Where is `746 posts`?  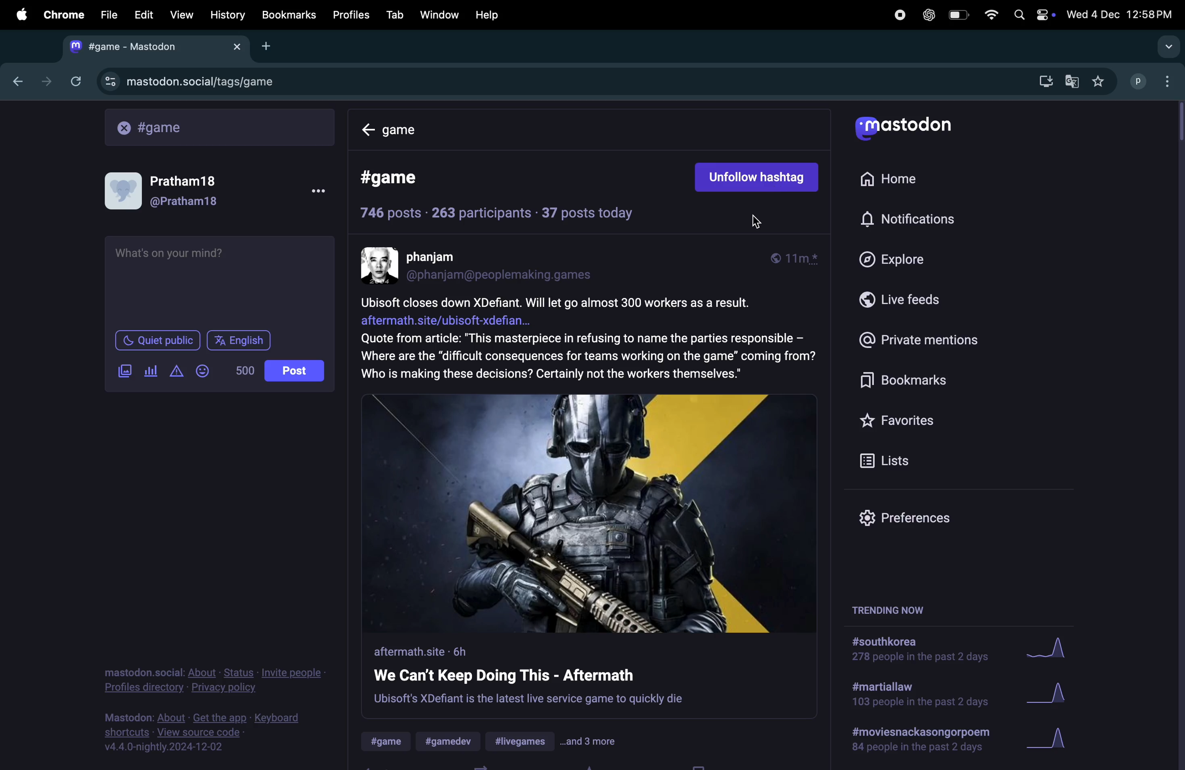
746 posts is located at coordinates (391, 213).